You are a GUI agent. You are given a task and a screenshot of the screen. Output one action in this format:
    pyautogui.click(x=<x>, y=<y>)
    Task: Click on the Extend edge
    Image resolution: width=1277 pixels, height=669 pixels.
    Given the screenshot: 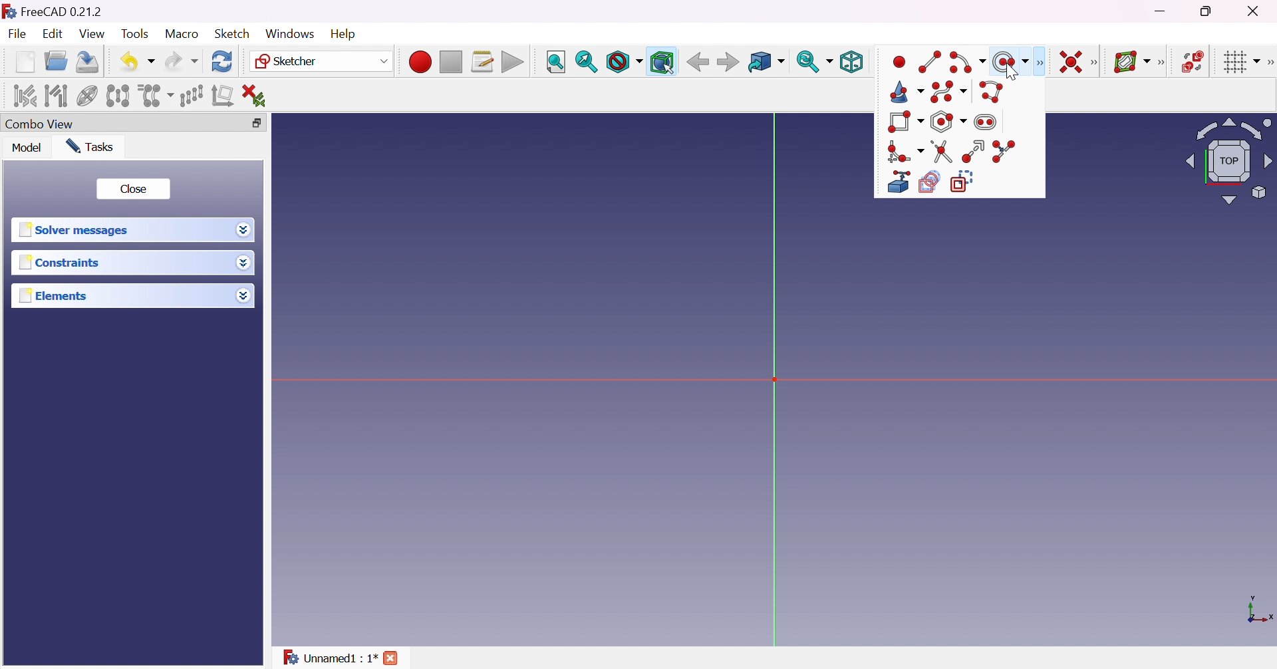 What is the action you would take?
    pyautogui.click(x=974, y=152)
    